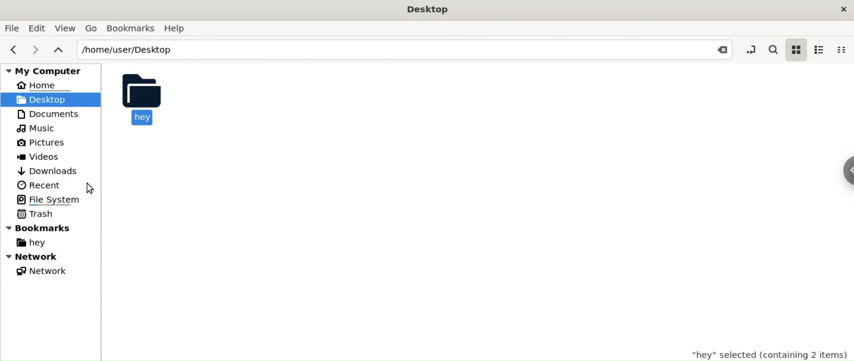 The image size is (854, 361). I want to click on Edit, so click(38, 28).